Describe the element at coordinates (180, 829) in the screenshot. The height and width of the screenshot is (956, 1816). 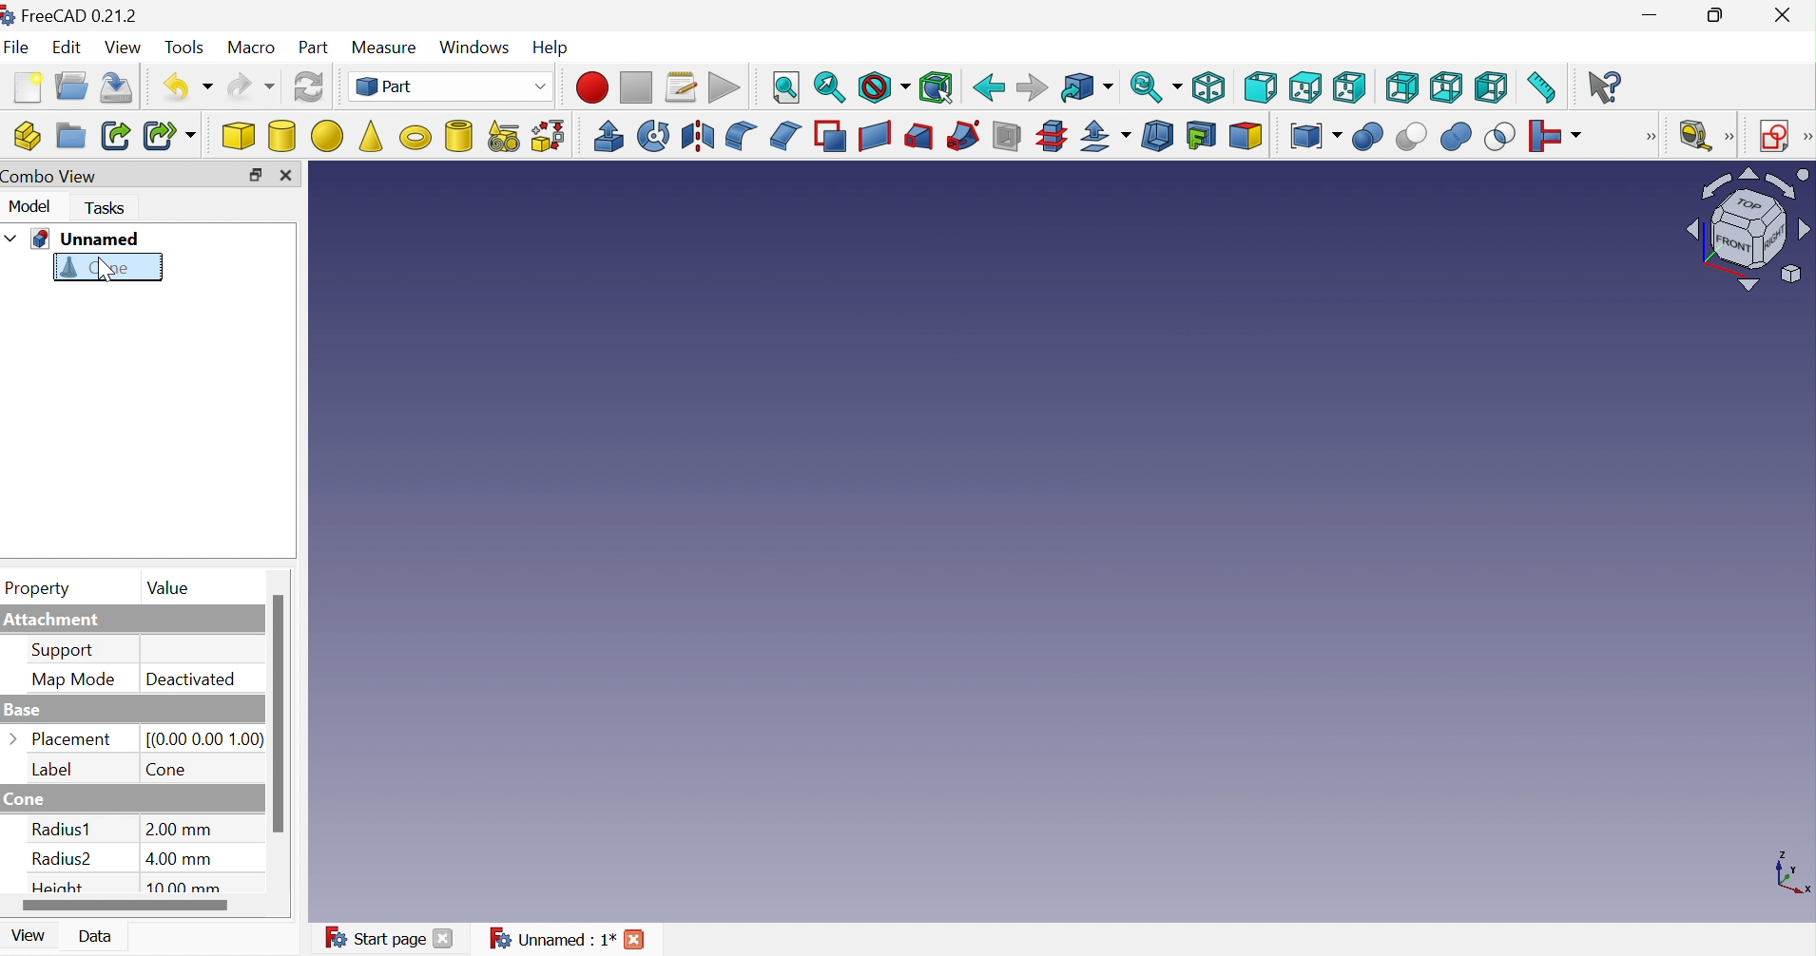
I see `2.00 mm` at that location.